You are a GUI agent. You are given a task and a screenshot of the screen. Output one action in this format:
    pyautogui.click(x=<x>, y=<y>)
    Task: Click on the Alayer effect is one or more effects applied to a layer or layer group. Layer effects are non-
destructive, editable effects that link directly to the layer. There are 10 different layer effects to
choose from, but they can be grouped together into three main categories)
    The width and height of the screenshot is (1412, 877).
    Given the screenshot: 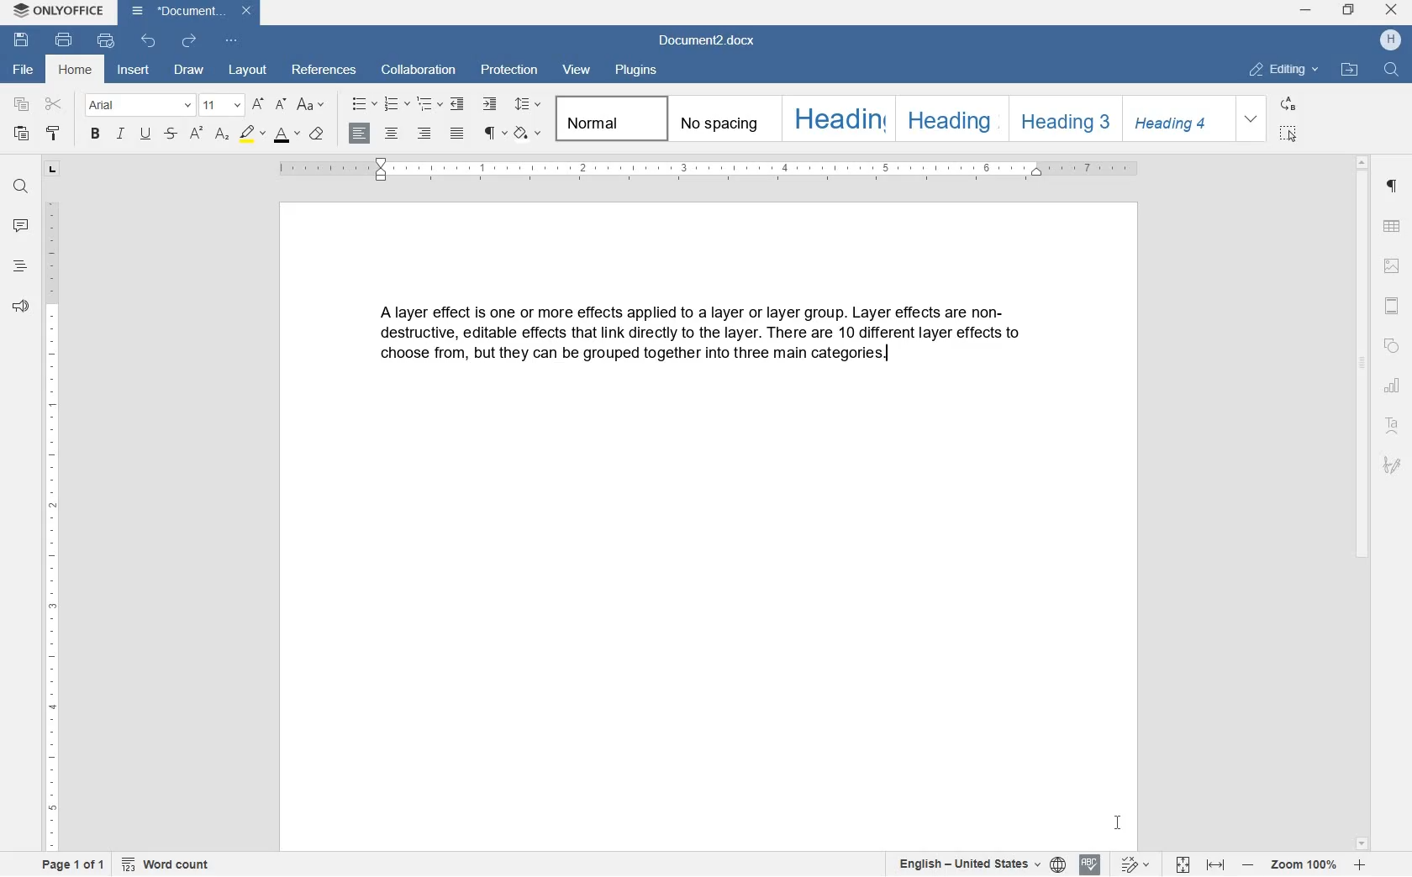 What is the action you would take?
    pyautogui.click(x=701, y=338)
    